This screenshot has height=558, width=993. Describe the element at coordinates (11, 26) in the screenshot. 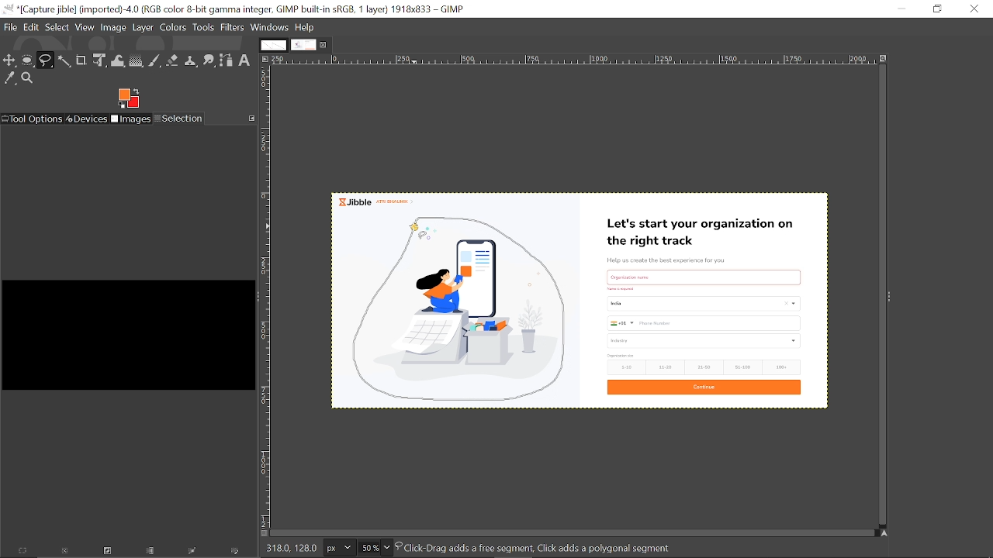

I see `File` at that location.